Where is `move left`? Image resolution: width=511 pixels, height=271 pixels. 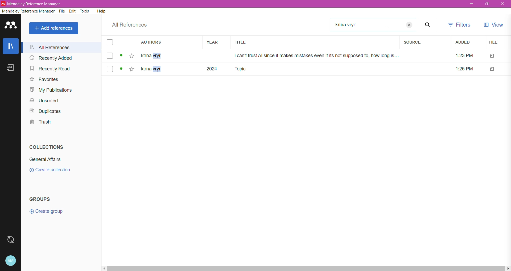
move left is located at coordinates (104, 269).